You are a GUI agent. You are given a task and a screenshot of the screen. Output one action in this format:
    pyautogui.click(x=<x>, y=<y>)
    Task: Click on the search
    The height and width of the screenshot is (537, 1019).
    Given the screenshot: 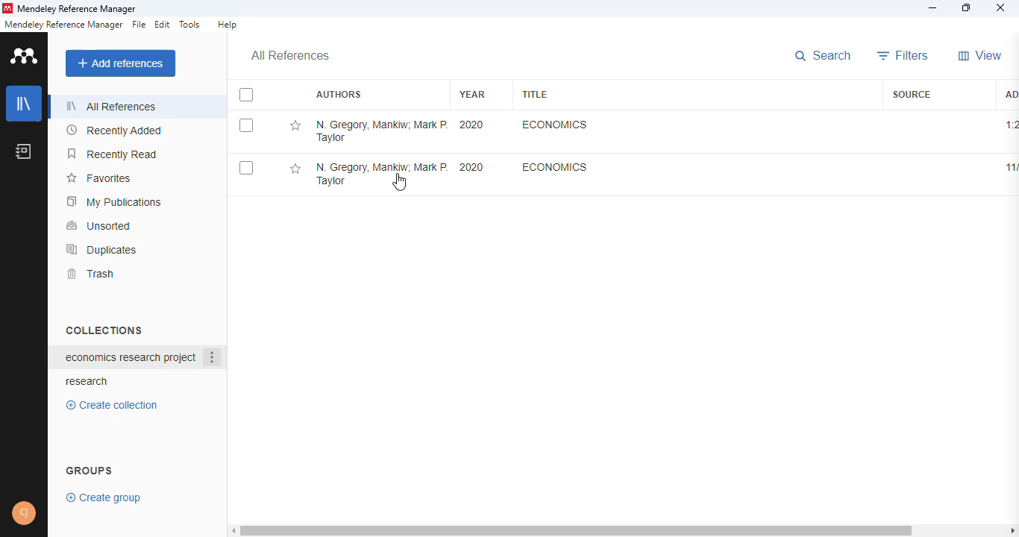 What is the action you would take?
    pyautogui.click(x=825, y=57)
    